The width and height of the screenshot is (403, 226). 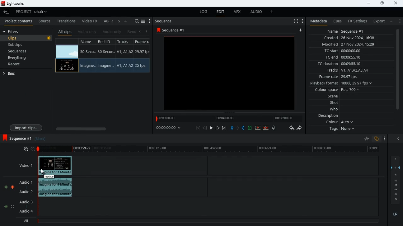 I want to click on filters, so click(x=12, y=31).